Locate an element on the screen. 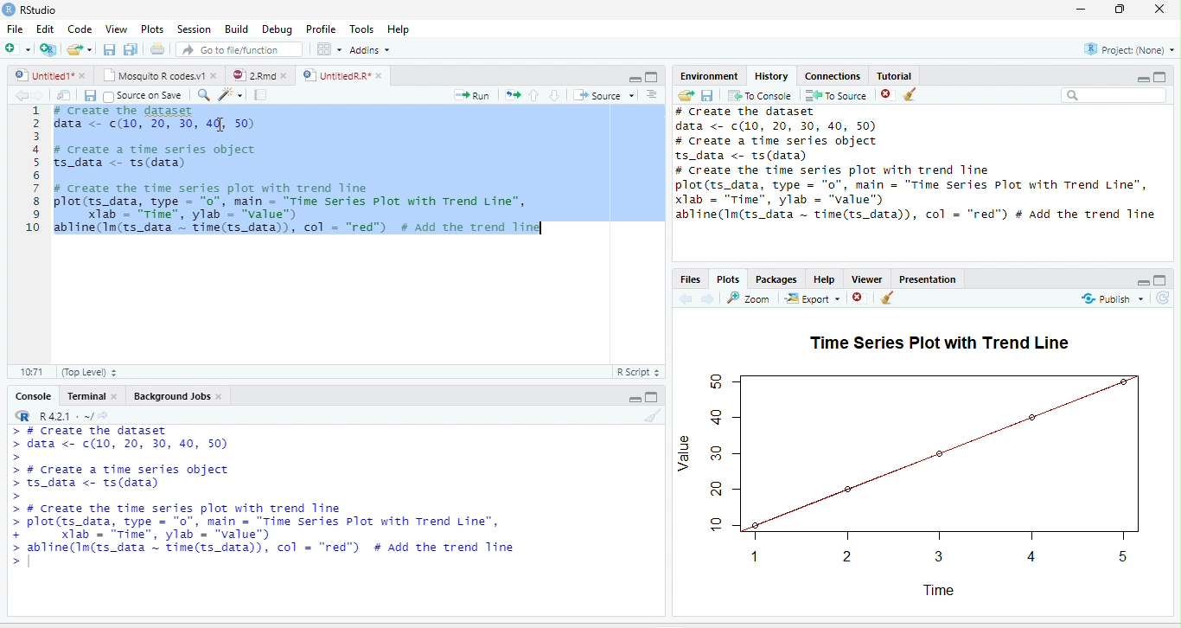  Clear console is located at coordinates (654, 415).